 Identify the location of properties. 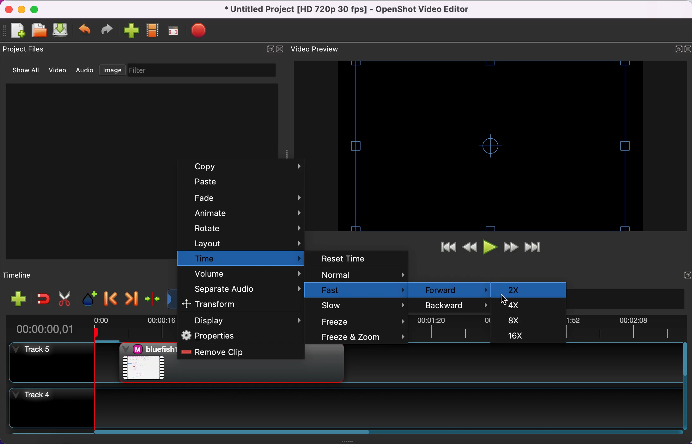
(241, 336).